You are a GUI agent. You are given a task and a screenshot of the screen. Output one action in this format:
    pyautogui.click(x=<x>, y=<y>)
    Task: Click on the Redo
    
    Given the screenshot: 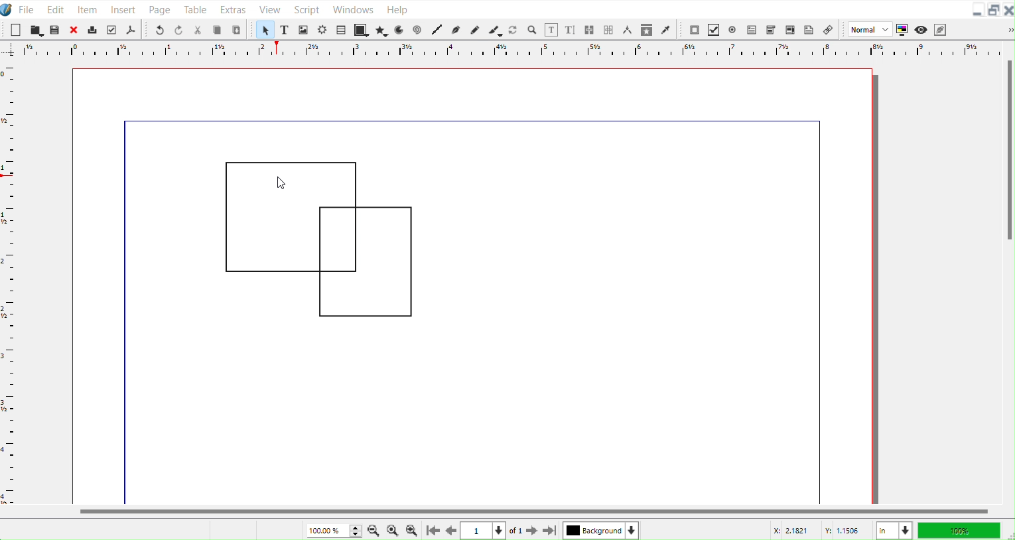 What is the action you would take?
    pyautogui.click(x=178, y=29)
    